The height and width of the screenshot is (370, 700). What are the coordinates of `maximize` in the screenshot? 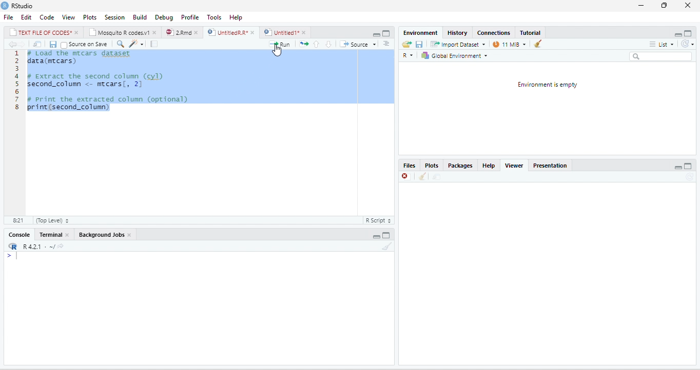 It's located at (387, 234).